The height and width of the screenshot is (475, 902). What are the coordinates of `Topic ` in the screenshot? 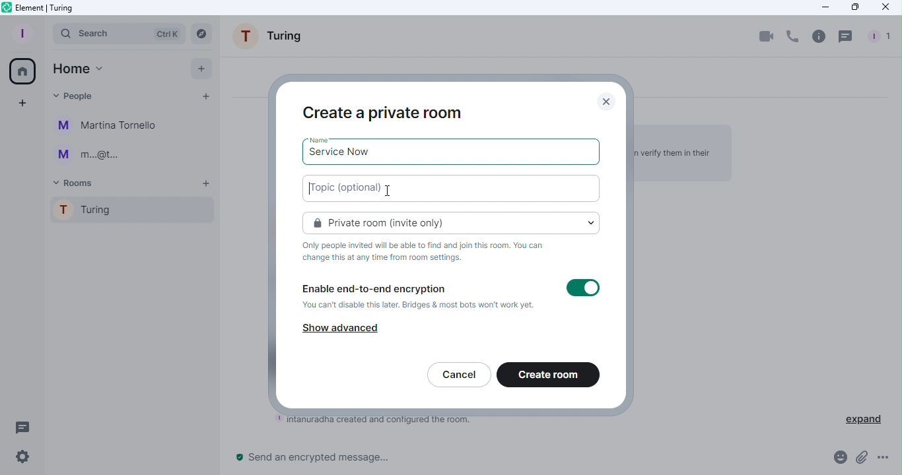 It's located at (459, 187).